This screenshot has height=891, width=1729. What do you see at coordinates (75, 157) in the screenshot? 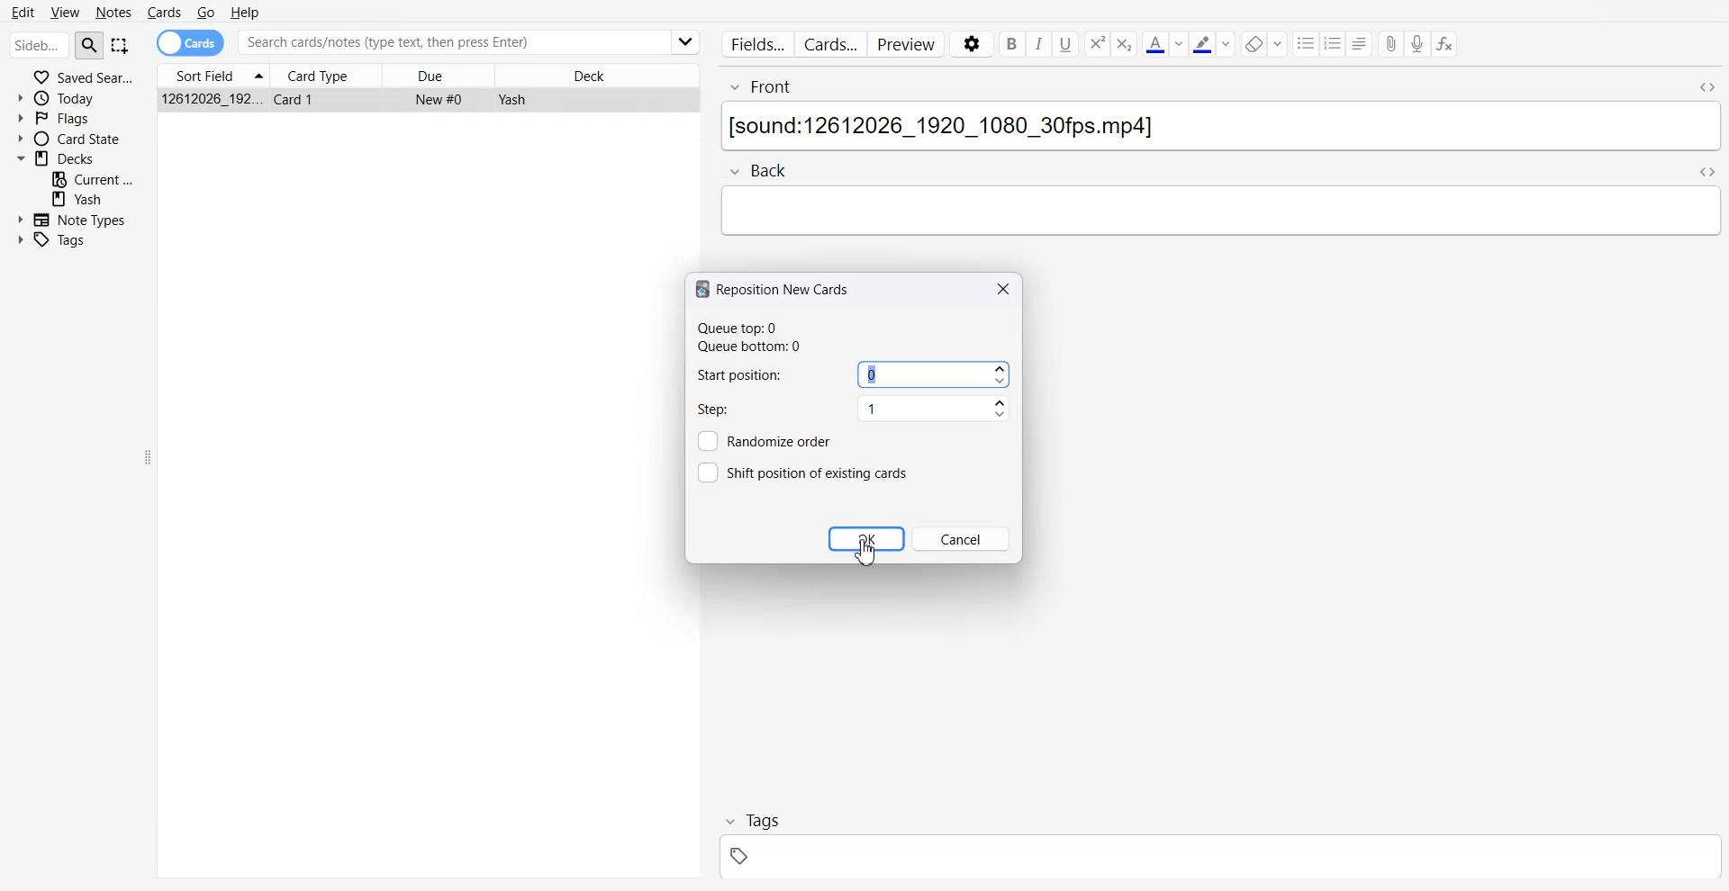
I see `Deck` at bounding box center [75, 157].